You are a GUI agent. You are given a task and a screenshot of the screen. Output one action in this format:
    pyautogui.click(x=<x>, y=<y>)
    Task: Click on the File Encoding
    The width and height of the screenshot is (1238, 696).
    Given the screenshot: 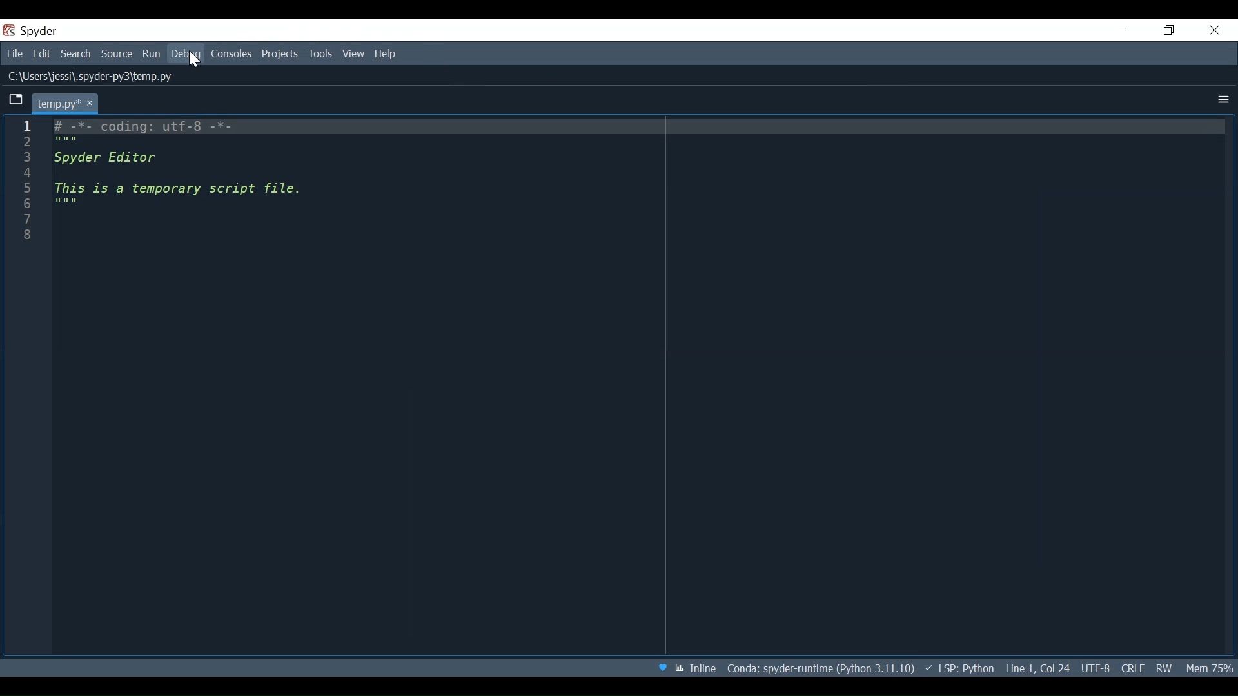 What is the action you would take?
    pyautogui.click(x=1098, y=668)
    